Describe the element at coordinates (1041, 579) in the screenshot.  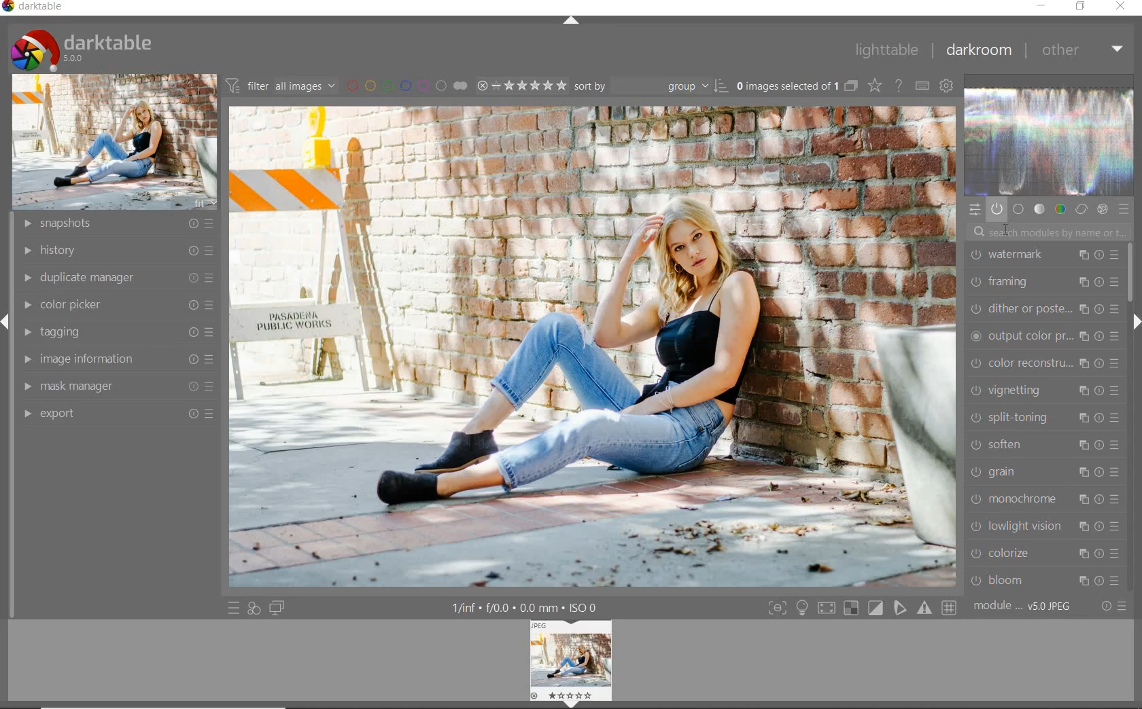
I see `bloom` at that location.